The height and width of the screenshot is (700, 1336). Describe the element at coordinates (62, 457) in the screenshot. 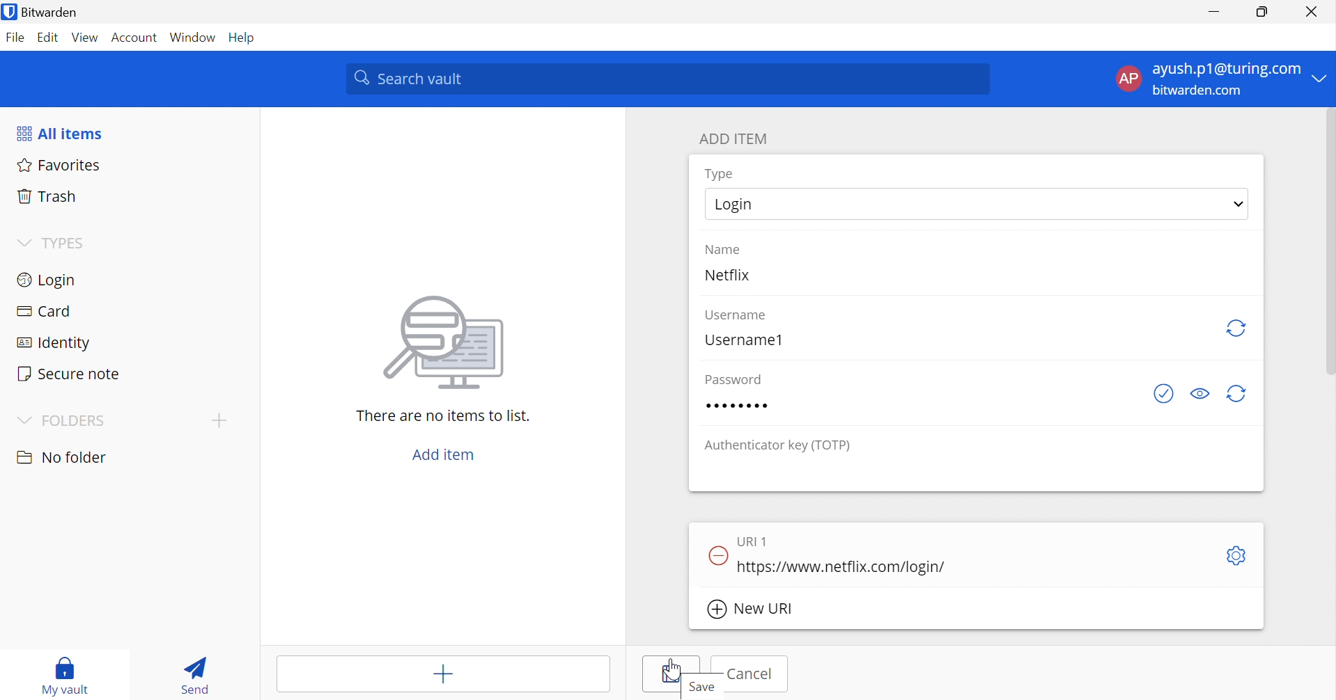

I see `No folder` at that location.